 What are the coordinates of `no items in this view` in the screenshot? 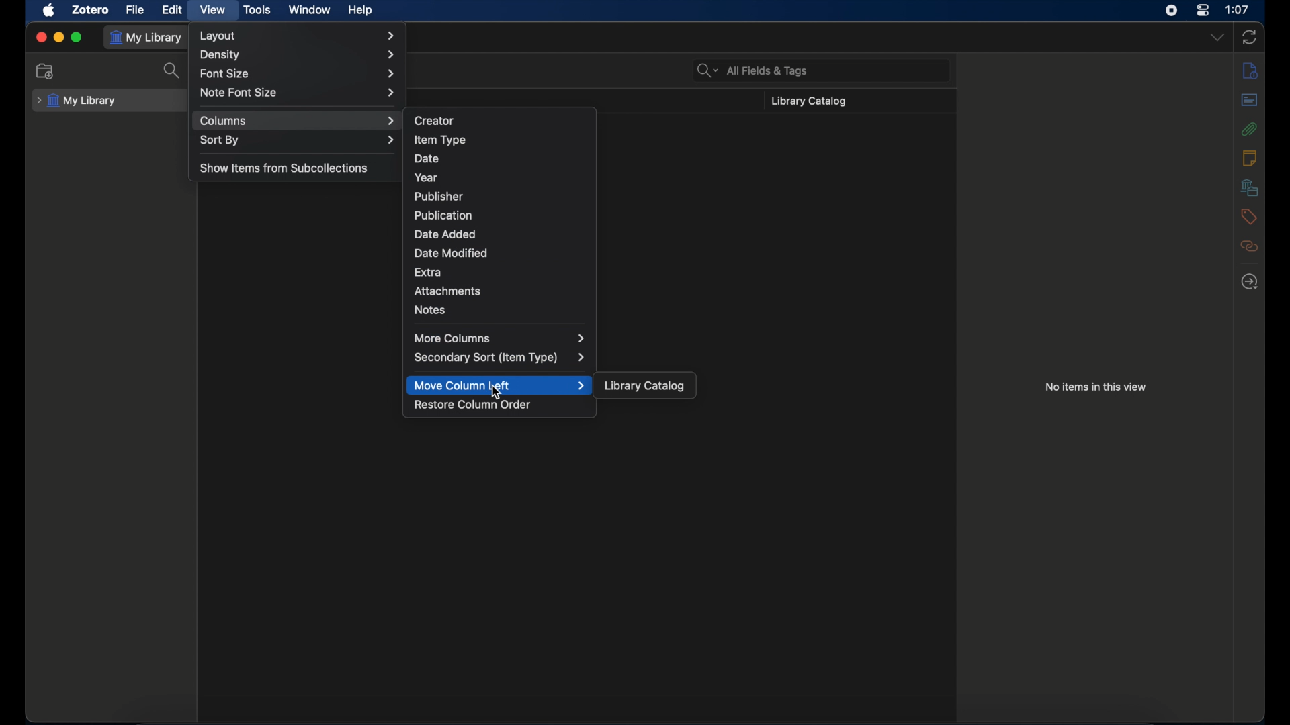 It's located at (1096, 387).